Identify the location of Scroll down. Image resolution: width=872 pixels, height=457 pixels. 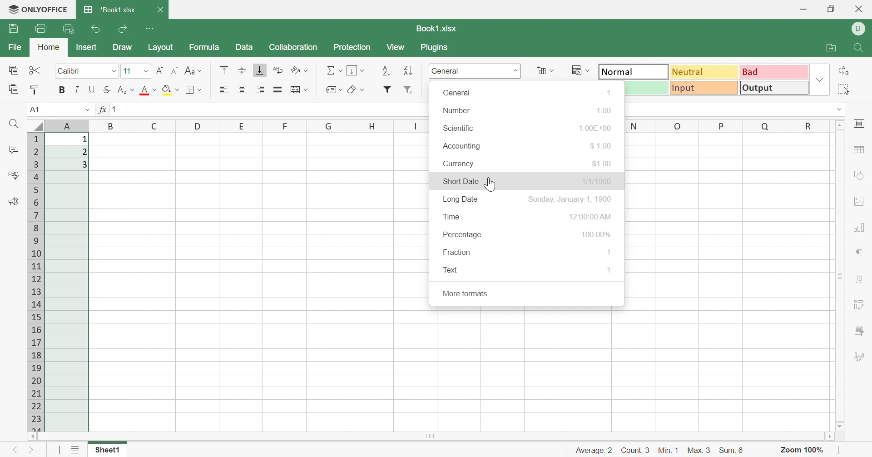
(839, 427).